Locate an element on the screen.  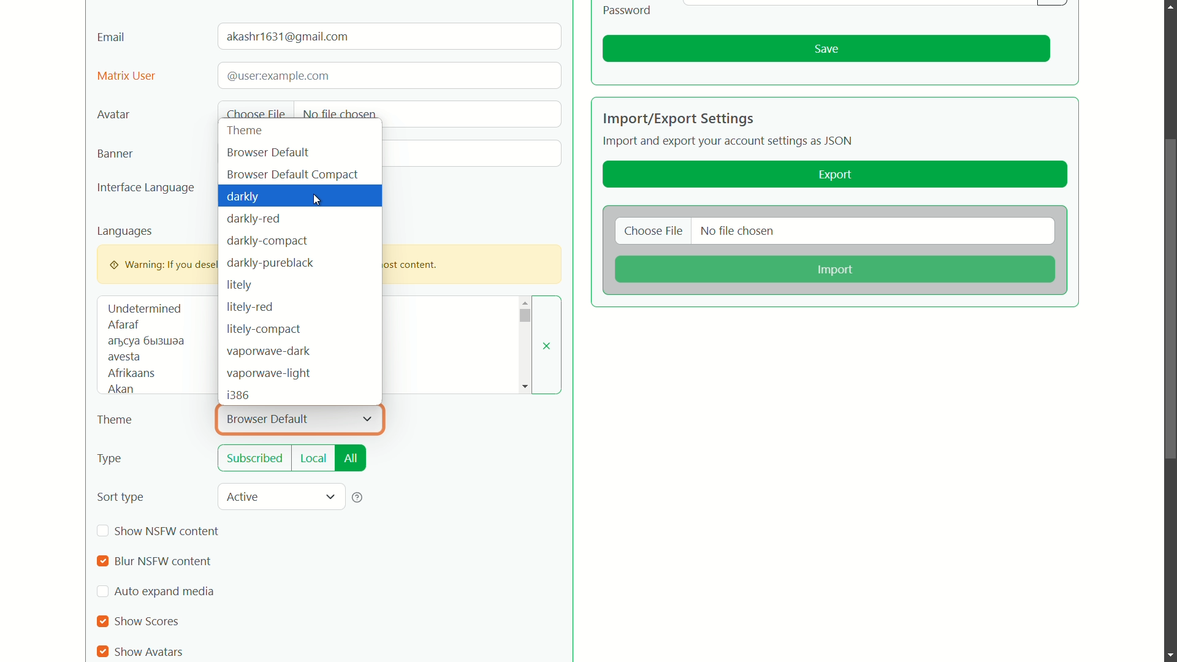
user mail is located at coordinates (290, 37).